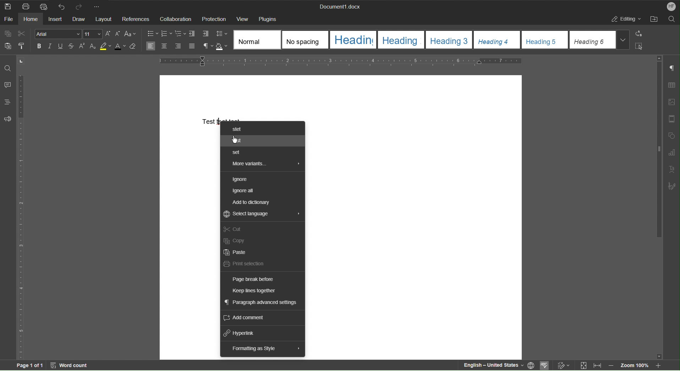 The image size is (680, 371). Describe the element at coordinates (21, 216) in the screenshot. I see `Vertical Ruler` at that location.